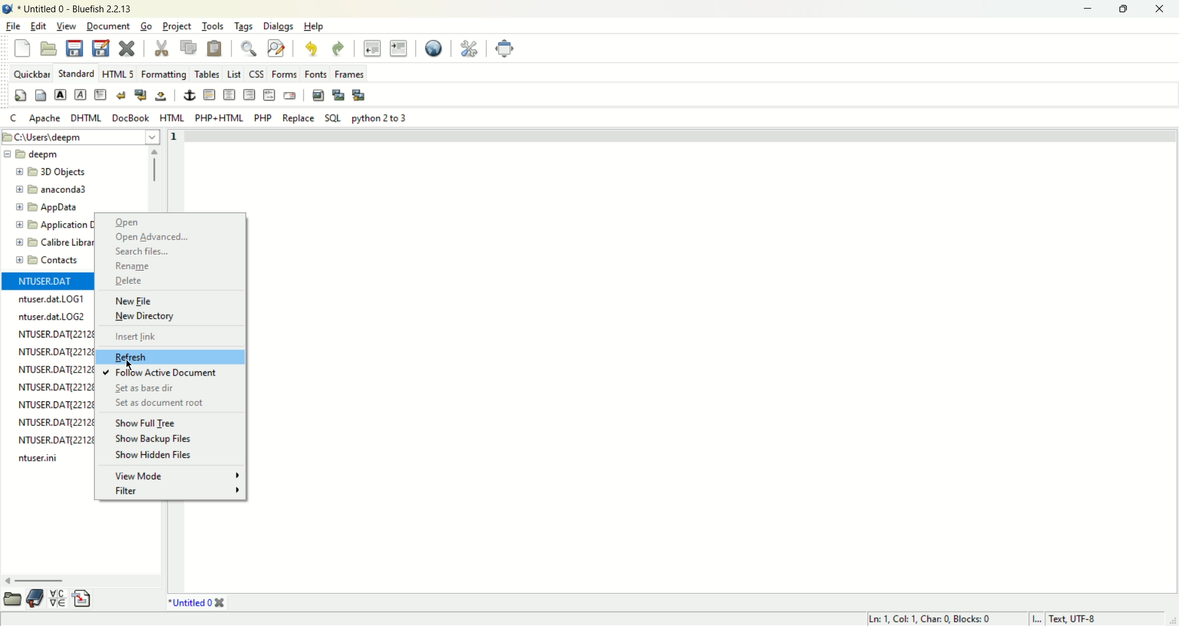  I want to click on view, so click(65, 26).